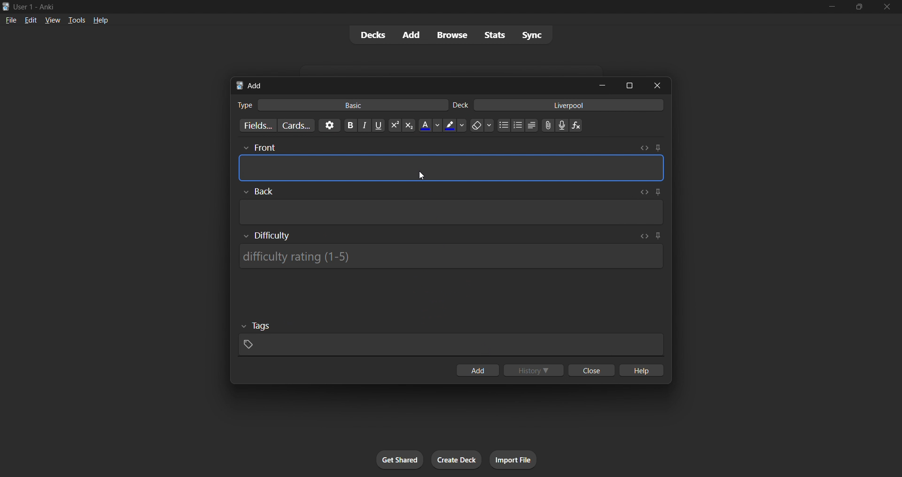  I want to click on options, so click(329, 125).